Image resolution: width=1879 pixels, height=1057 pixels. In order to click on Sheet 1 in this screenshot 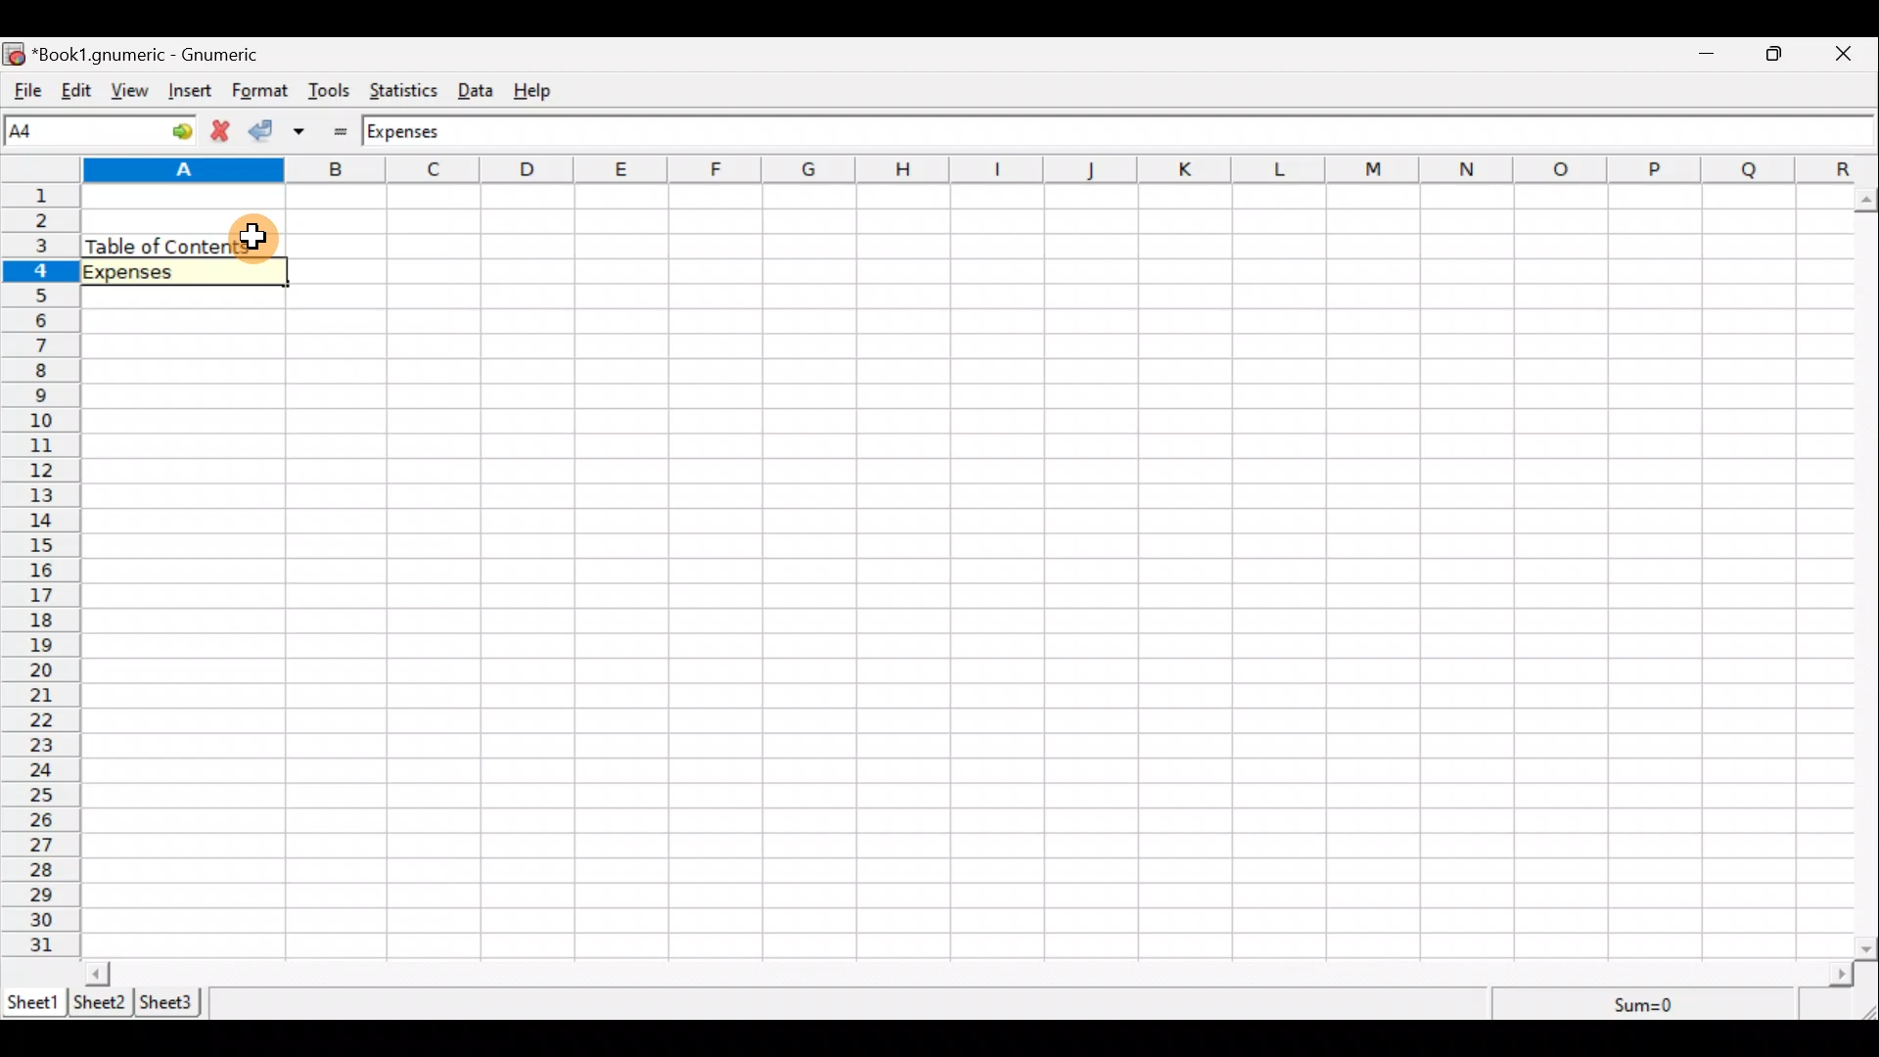, I will do `click(33, 1000)`.